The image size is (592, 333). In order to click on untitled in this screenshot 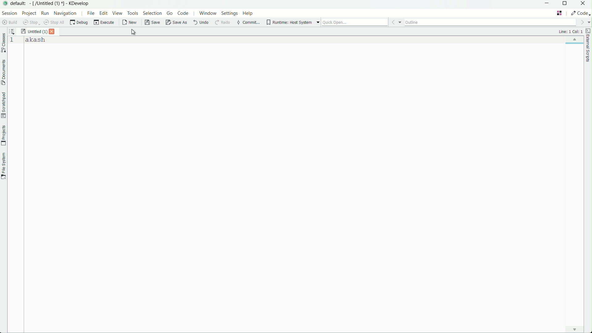, I will do `click(34, 31)`.